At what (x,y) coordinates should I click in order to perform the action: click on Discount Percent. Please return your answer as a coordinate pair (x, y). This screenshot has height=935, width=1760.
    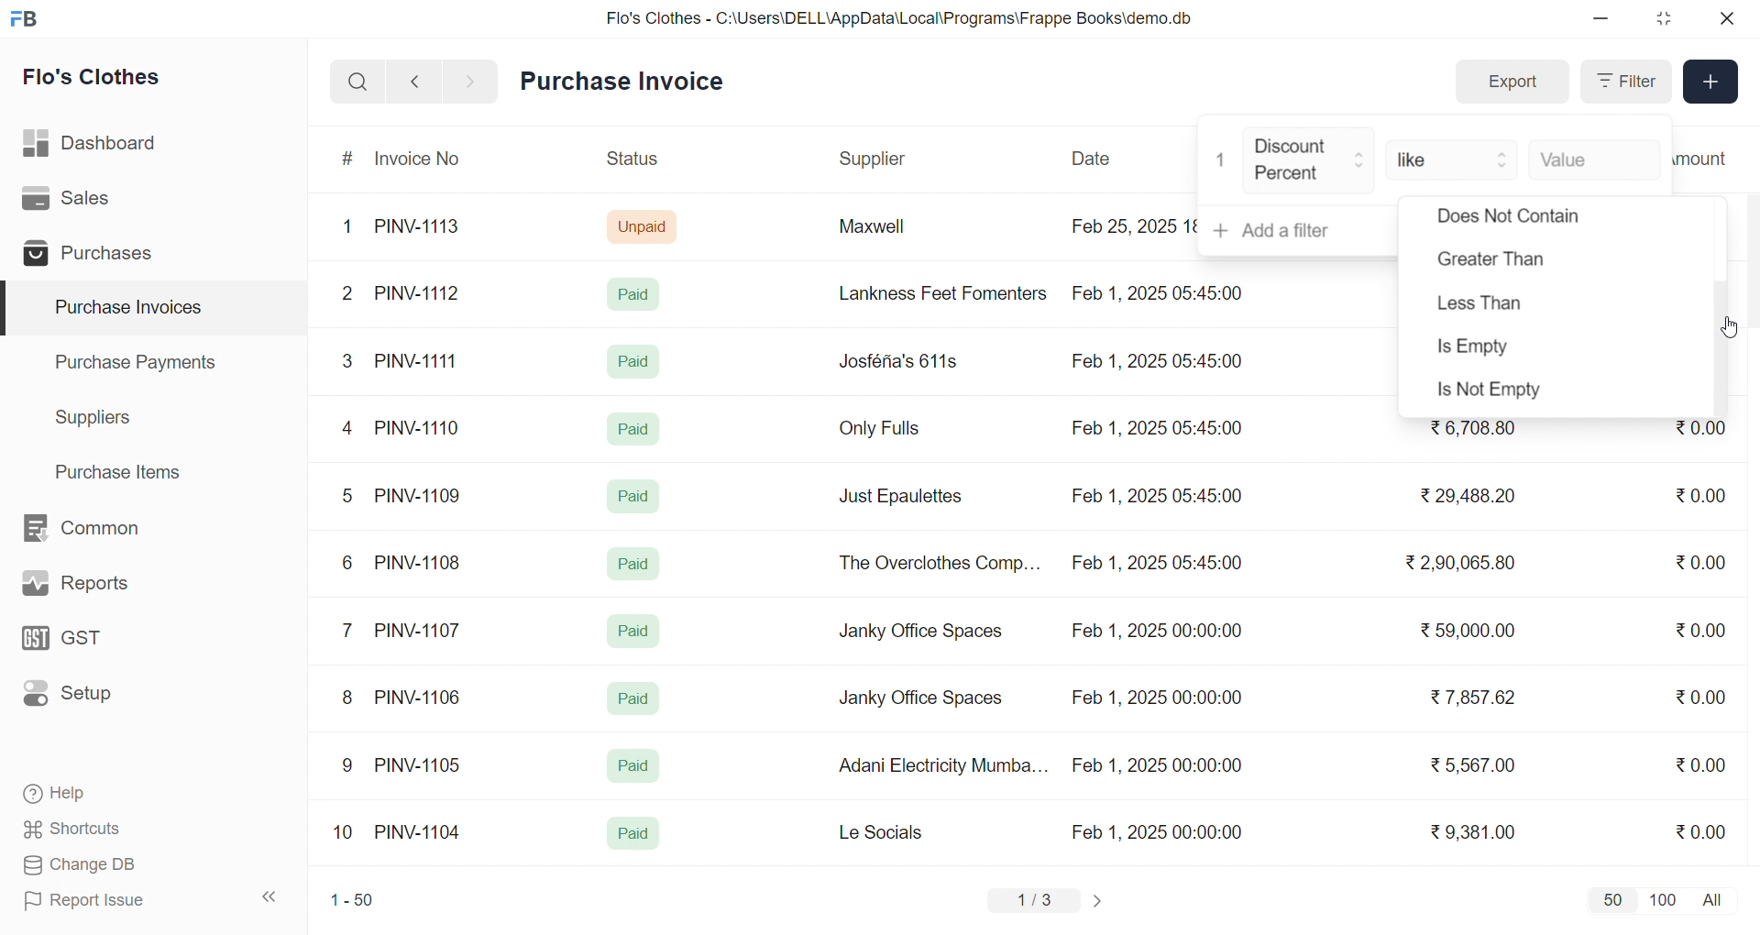
    Looking at the image, I should click on (1310, 161).